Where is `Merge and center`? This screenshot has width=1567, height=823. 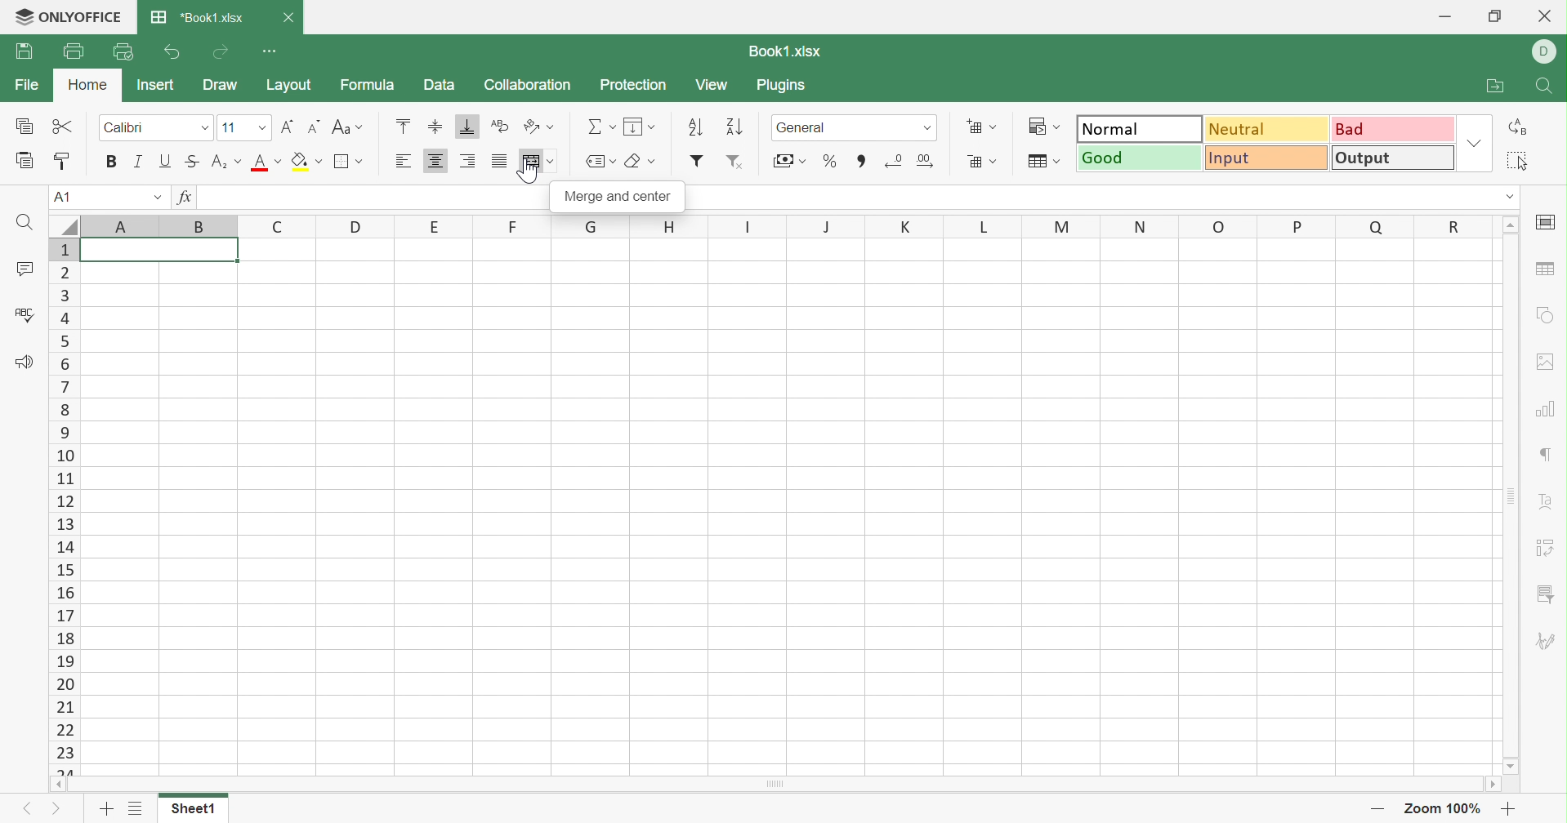 Merge and center is located at coordinates (618, 198).